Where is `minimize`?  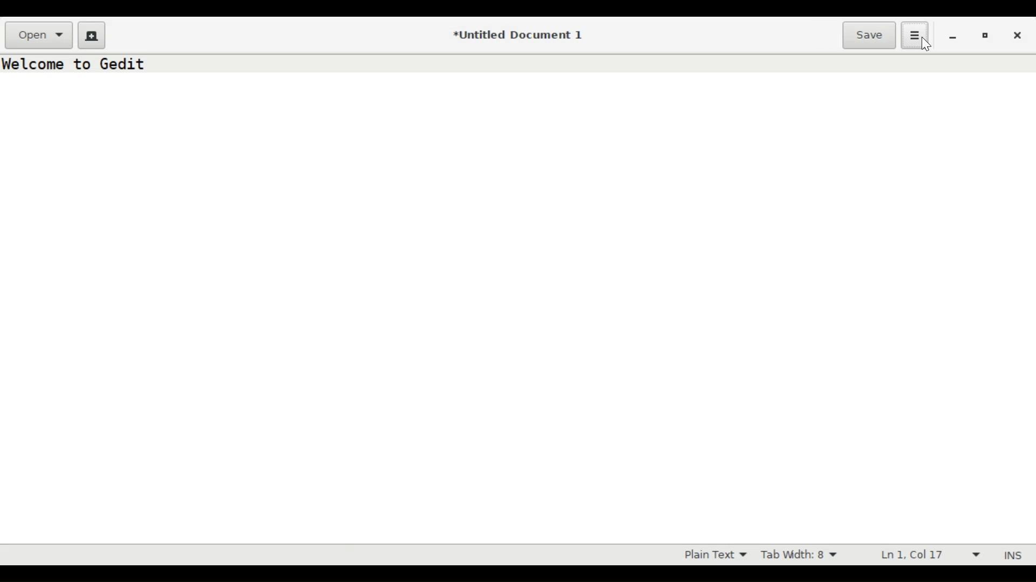 minimize is located at coordinates (951, 36).